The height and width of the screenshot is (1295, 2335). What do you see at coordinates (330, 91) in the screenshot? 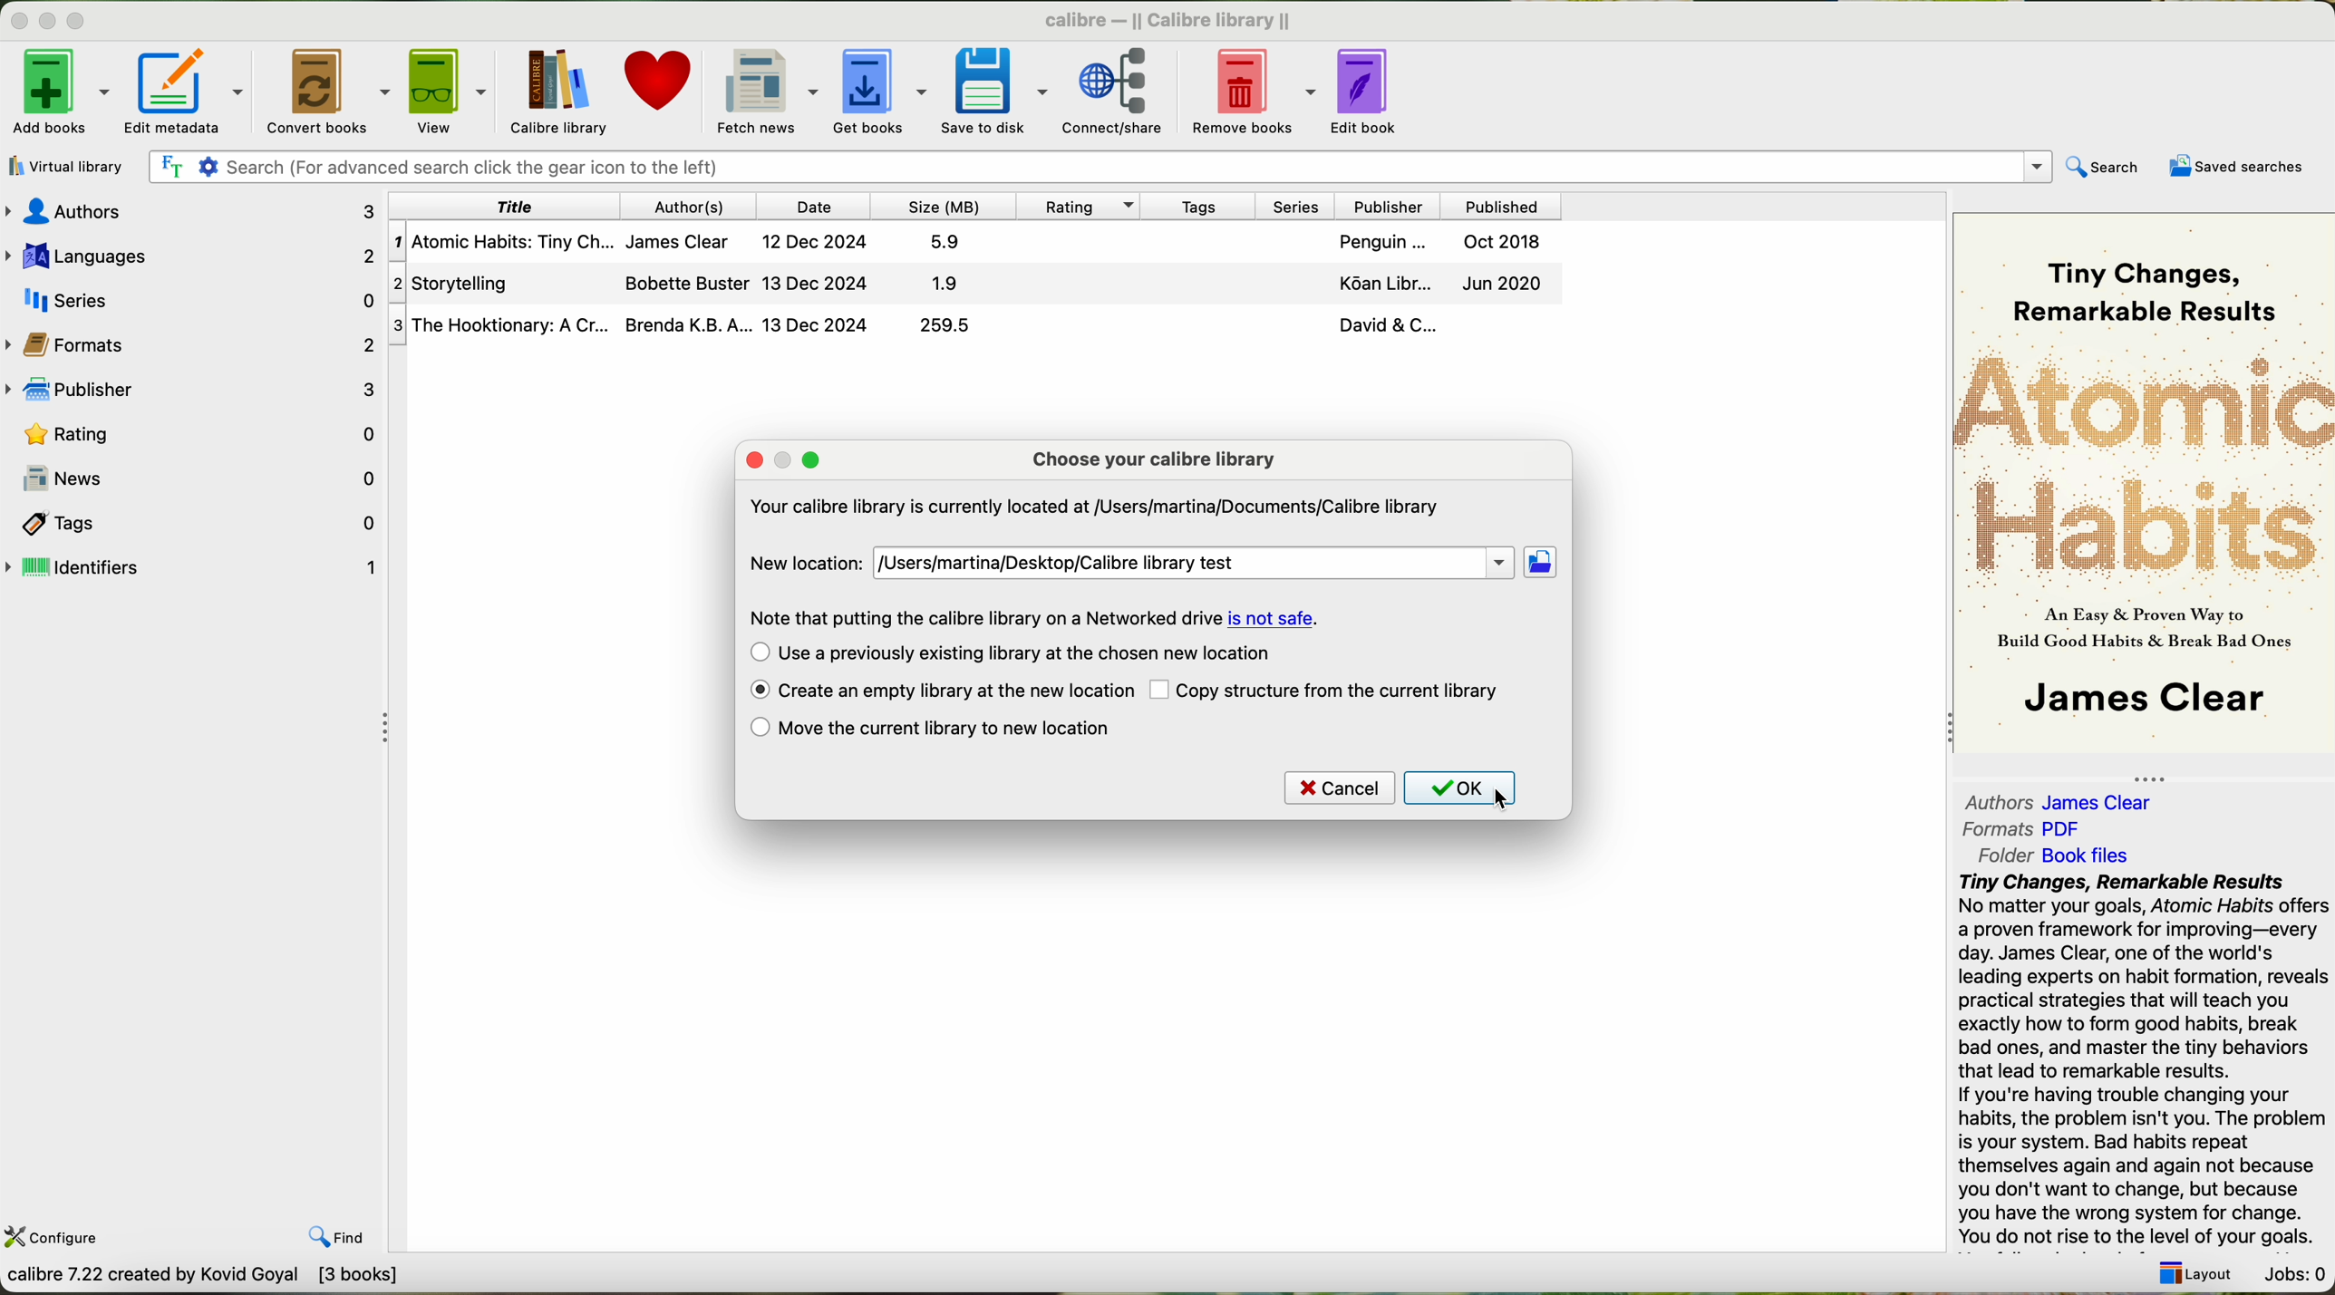
I see `convert books` at bounding box center [330, 91].